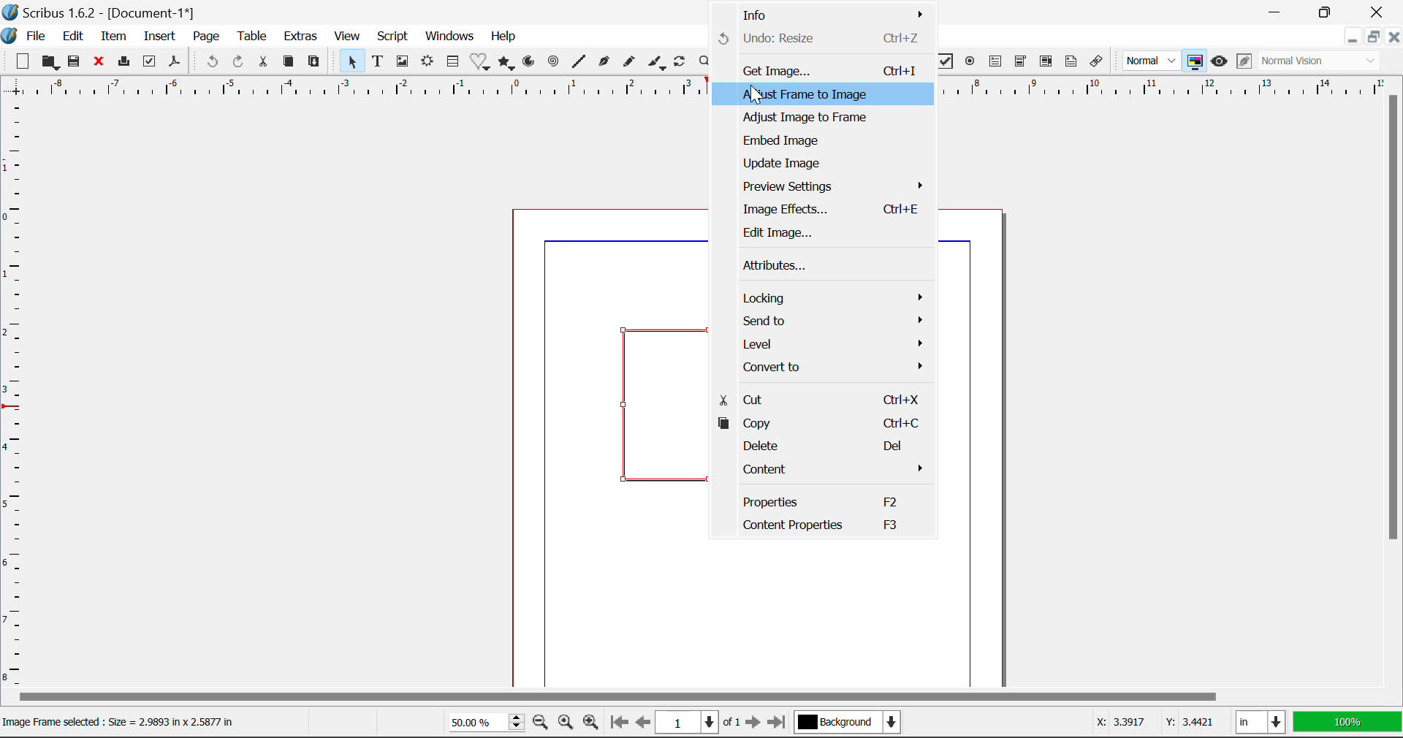 The width and height of the screenshot is (1403, 738). What do you see at coordinates (816, 95) in the screenshot?
I see `Adjust Frame to Image` at bounding box center [816, 95].